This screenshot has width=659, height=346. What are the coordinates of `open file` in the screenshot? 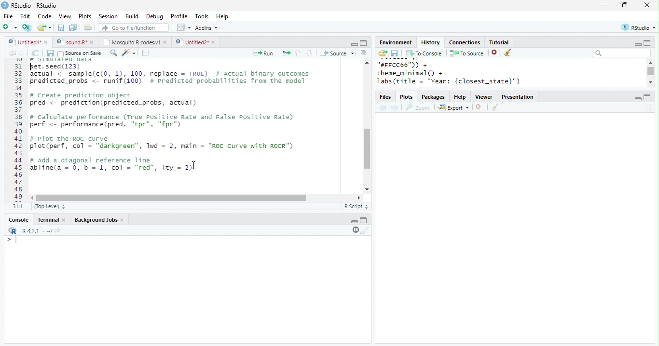 It's located at (44, 27).